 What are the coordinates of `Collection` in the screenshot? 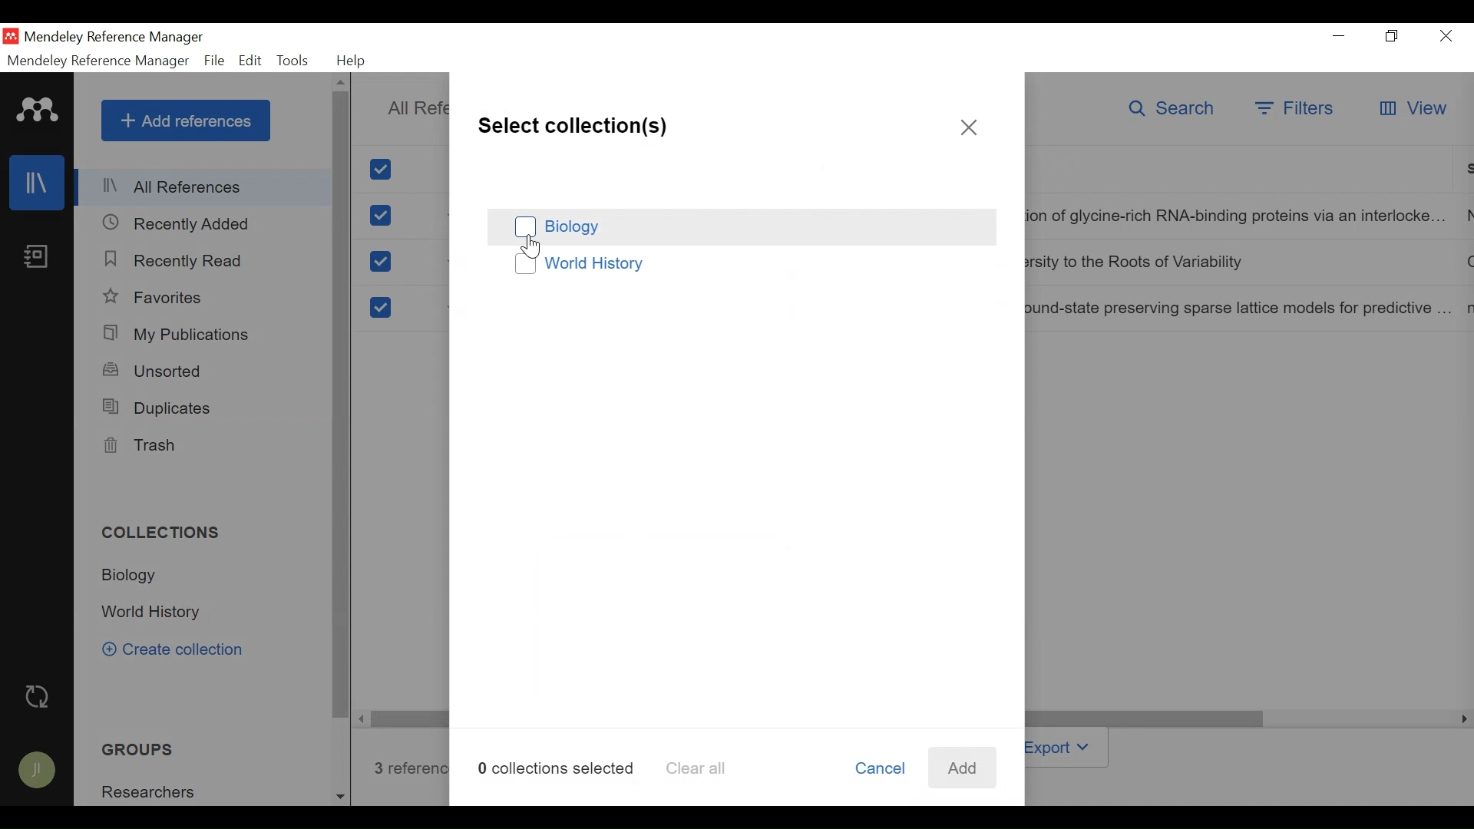 It's located at (135, 576).